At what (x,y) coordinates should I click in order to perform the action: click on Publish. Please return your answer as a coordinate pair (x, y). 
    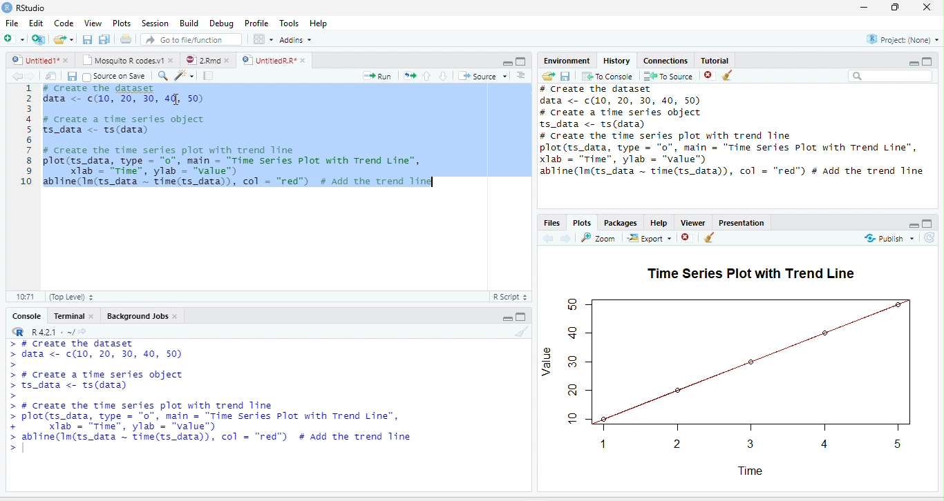
    Looking at the image, I should click on (889, 238).